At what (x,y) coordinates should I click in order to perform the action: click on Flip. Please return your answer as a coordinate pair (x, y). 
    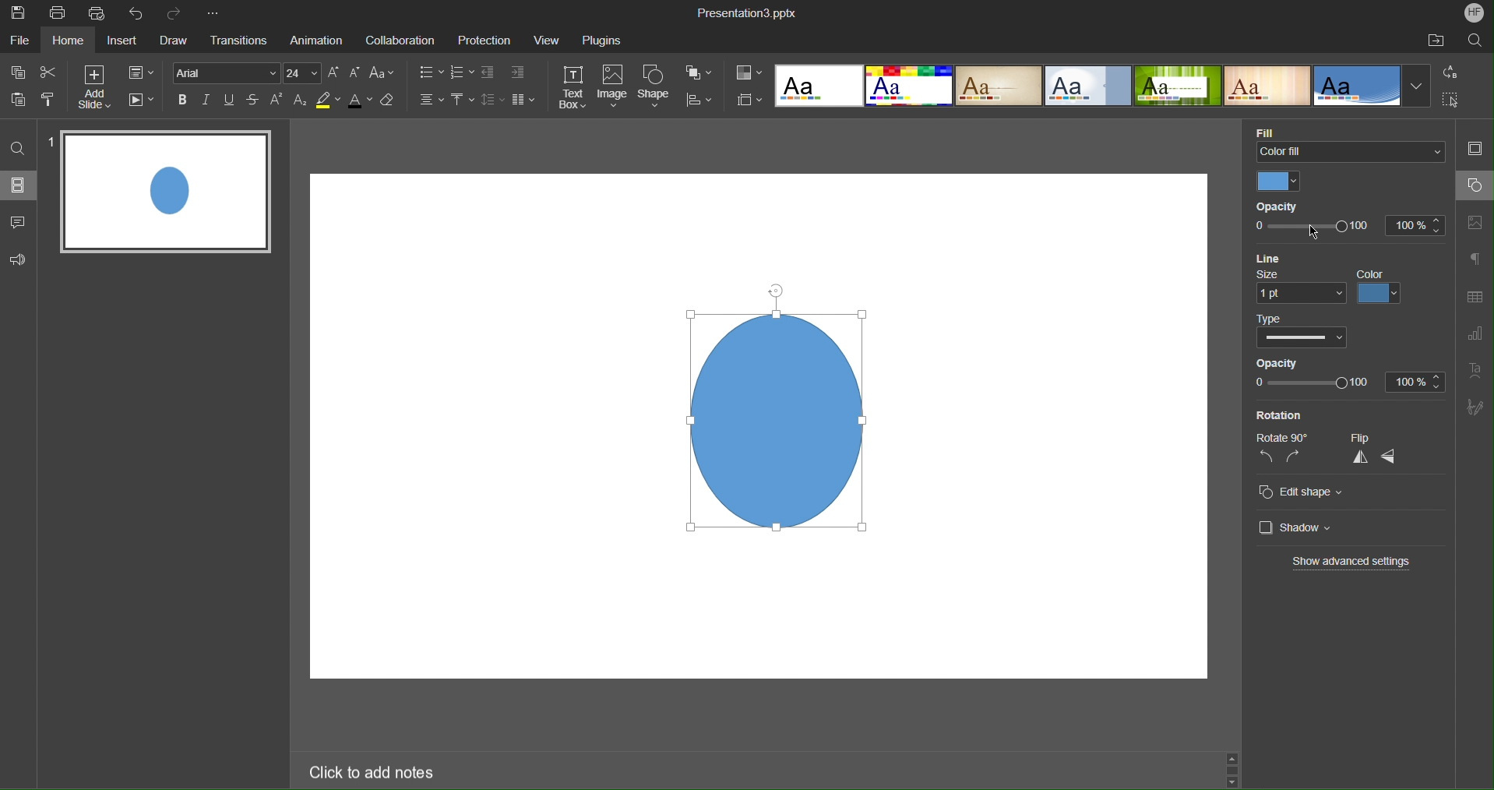
    Looking at the image, I should click on (1359, 436).